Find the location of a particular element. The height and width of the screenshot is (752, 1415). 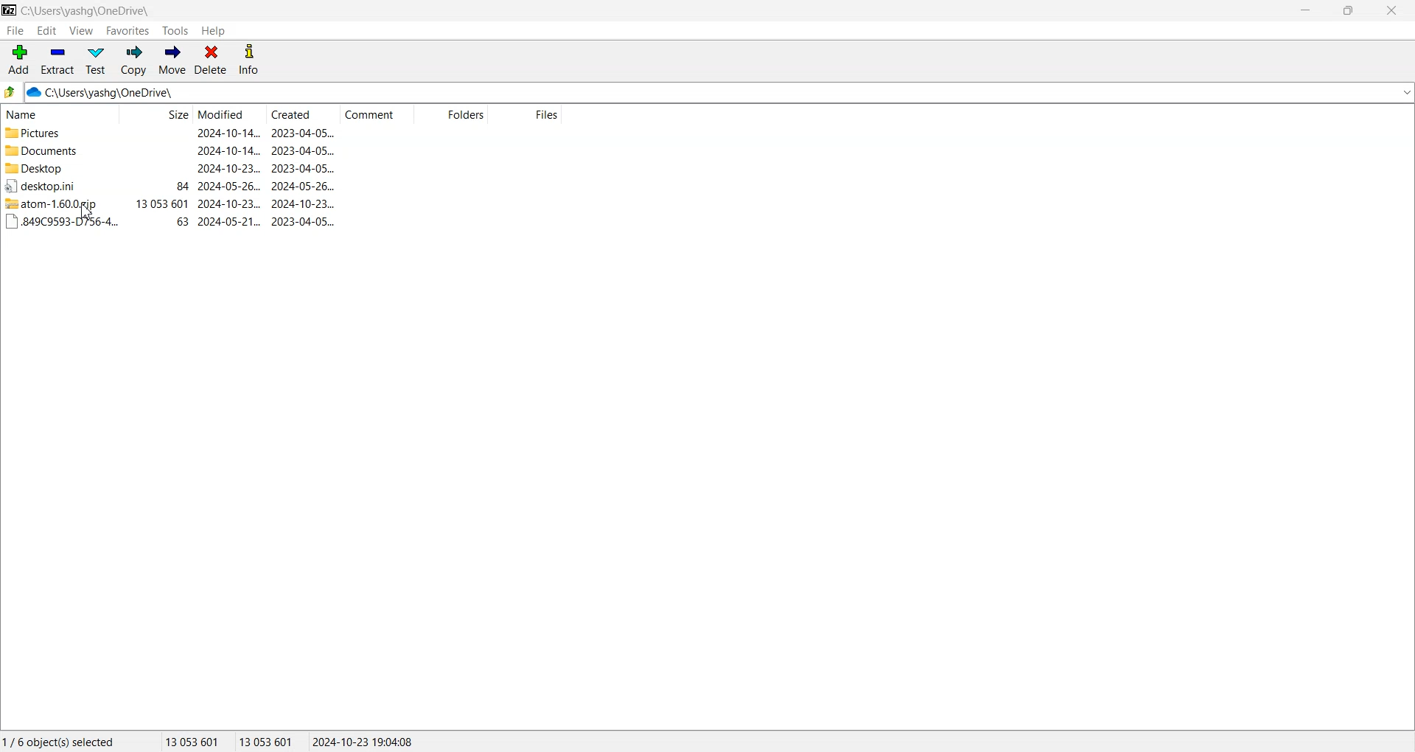

2024-10-23 is located at coordinates (229, 203).